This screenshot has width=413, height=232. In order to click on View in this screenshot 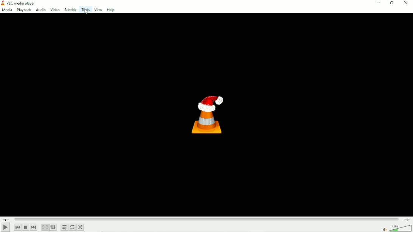, I will do `click(98, 9)`.